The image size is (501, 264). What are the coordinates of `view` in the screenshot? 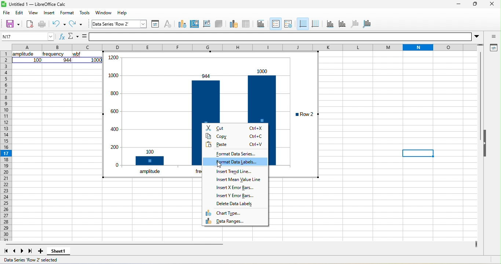 It's located at (34, 12).